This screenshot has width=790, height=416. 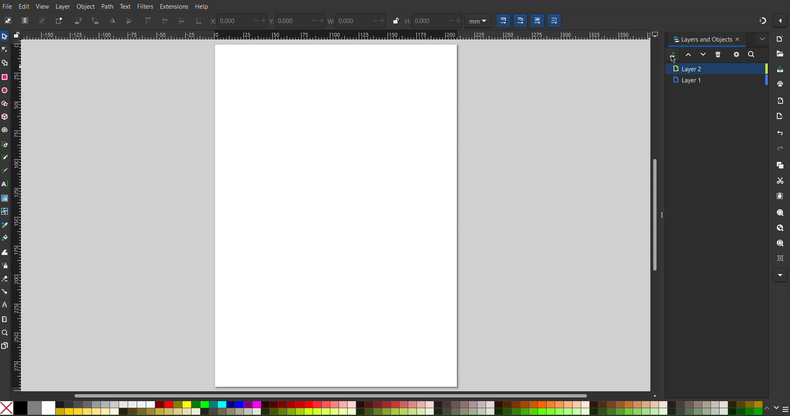 I want to click on Rectangle, so click(x=6, y=76).